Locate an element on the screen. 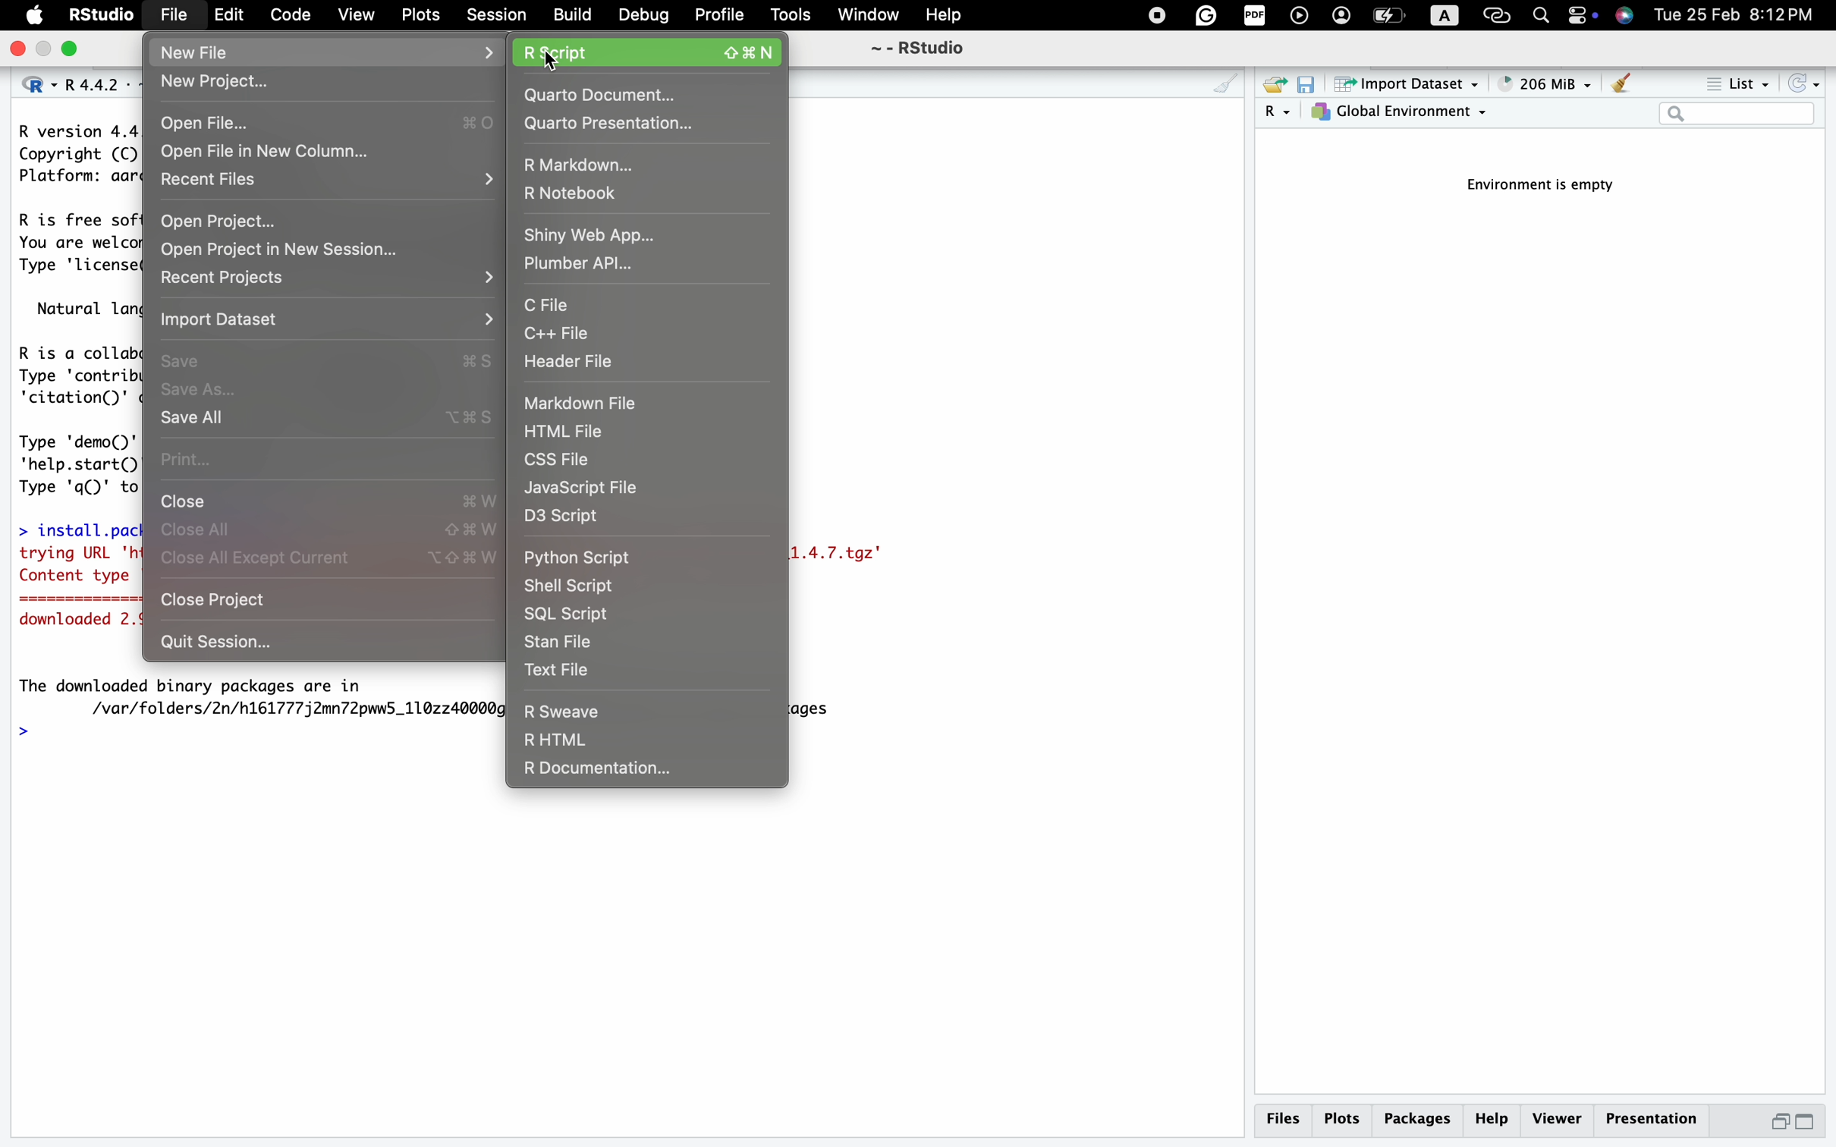 The width and height of the screenshot is (1836, 1147). language select is located at coordinates (29, 83).